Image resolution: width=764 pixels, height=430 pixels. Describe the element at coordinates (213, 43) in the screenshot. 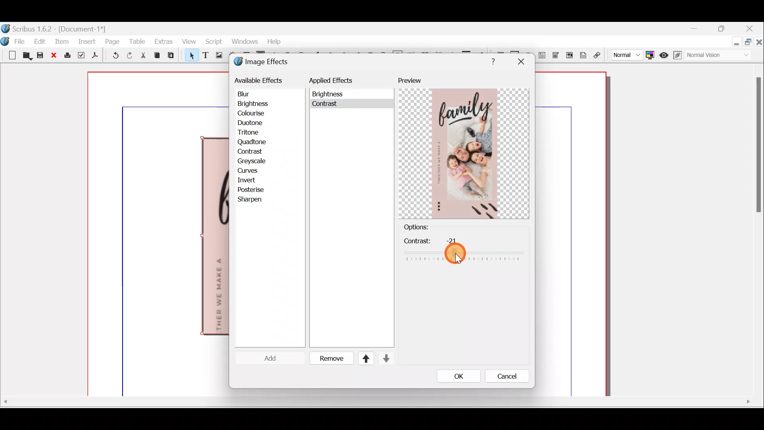

I see `Script` at that location.